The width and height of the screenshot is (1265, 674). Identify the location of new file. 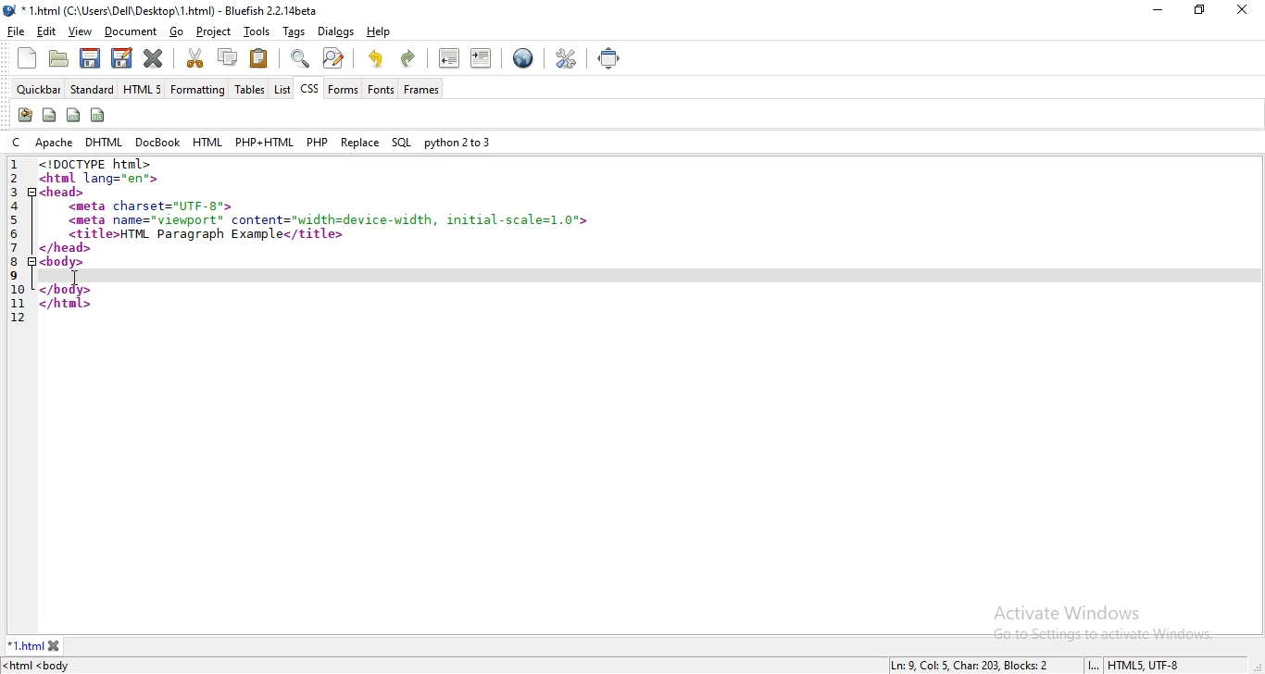
(29, 58).